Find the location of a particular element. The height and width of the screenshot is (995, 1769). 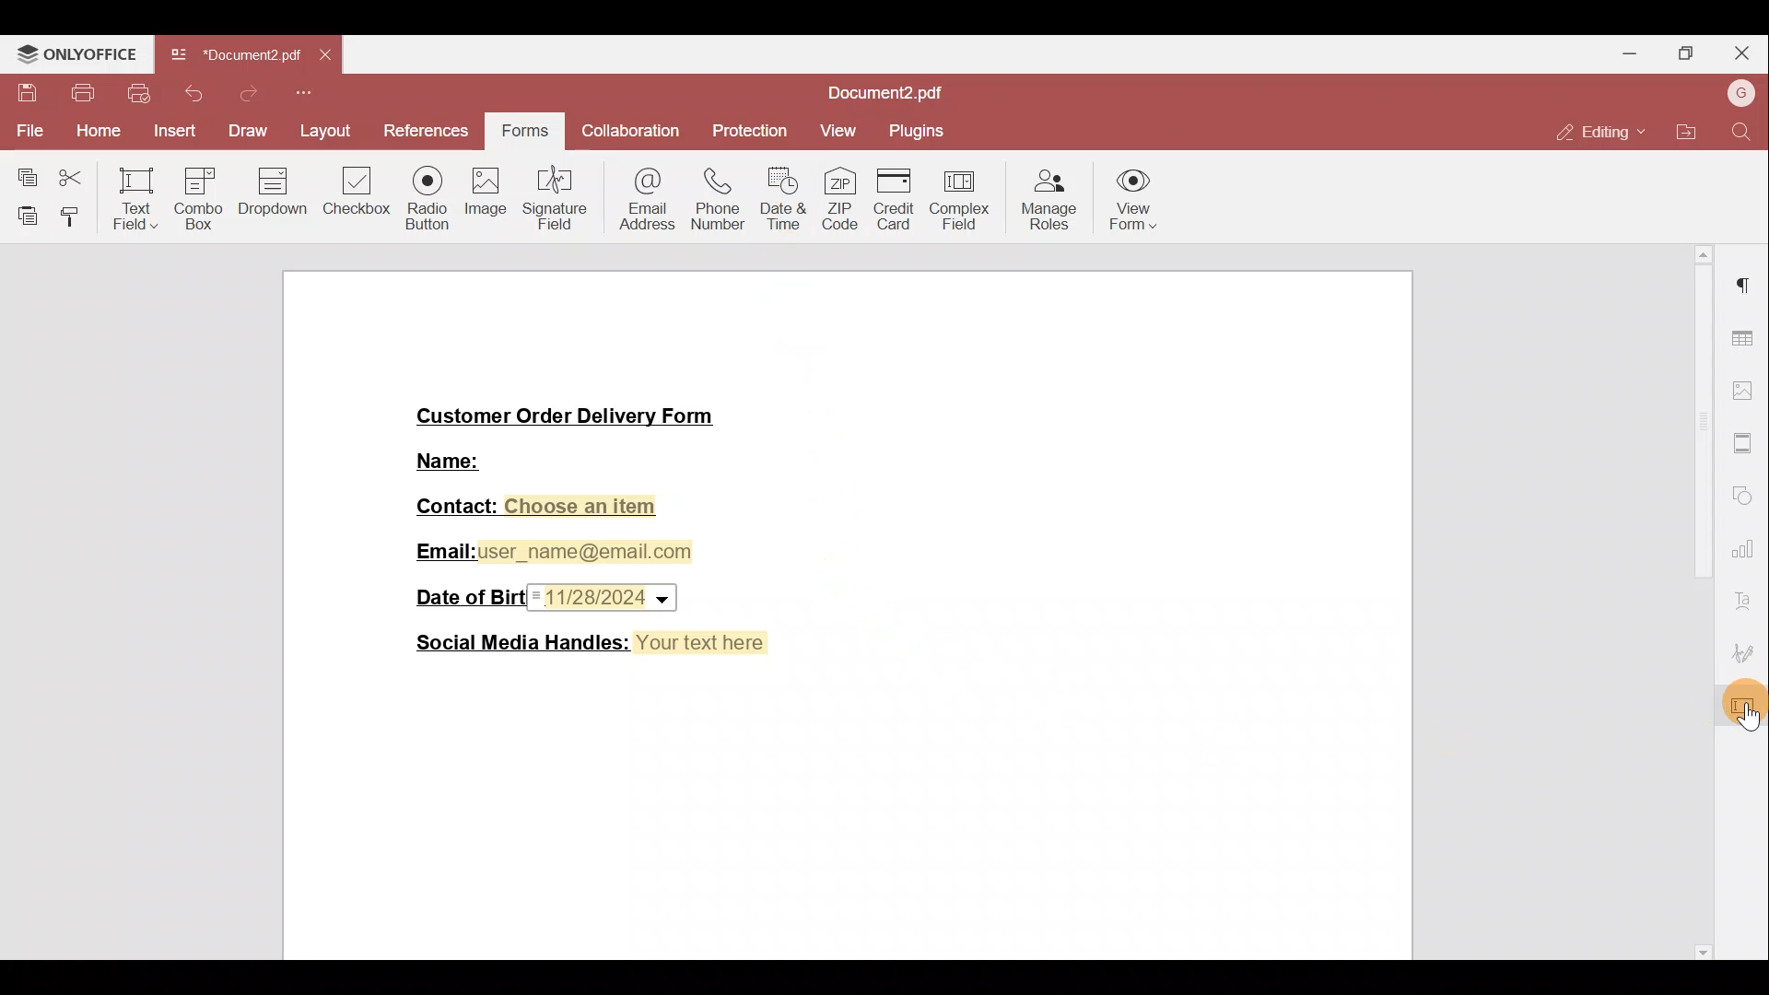

Redo is located at coordinates (242, 99).